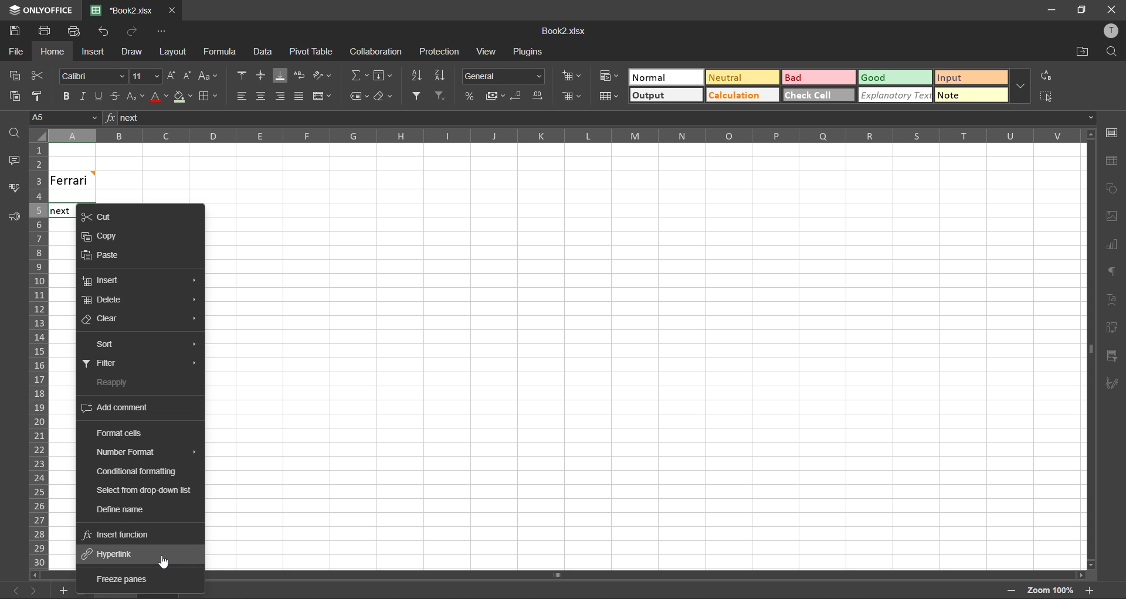 The image size is (1126, 599). Describe the element at coordinates (664, 77) in the screenshot. I see `normal` at that location.